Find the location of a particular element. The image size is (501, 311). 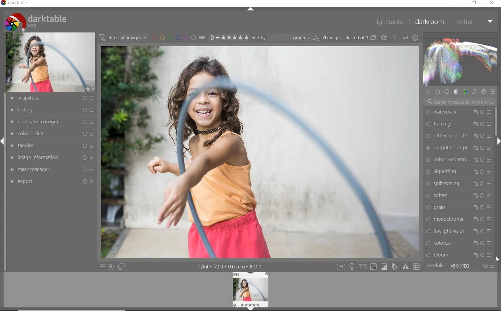

history is located at coordinates (50, 109).